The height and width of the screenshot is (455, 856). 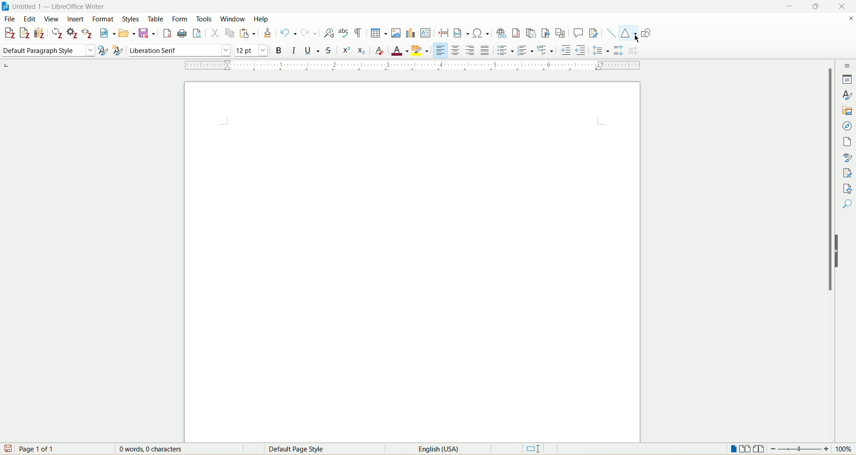 I want to click on strikethrough, so click(x=328, y=51).